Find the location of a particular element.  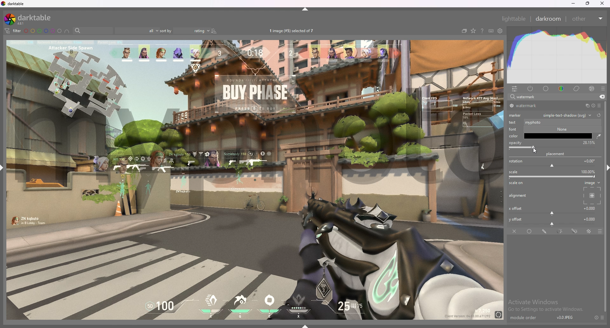

minimize is located at coordinates (573, 3).